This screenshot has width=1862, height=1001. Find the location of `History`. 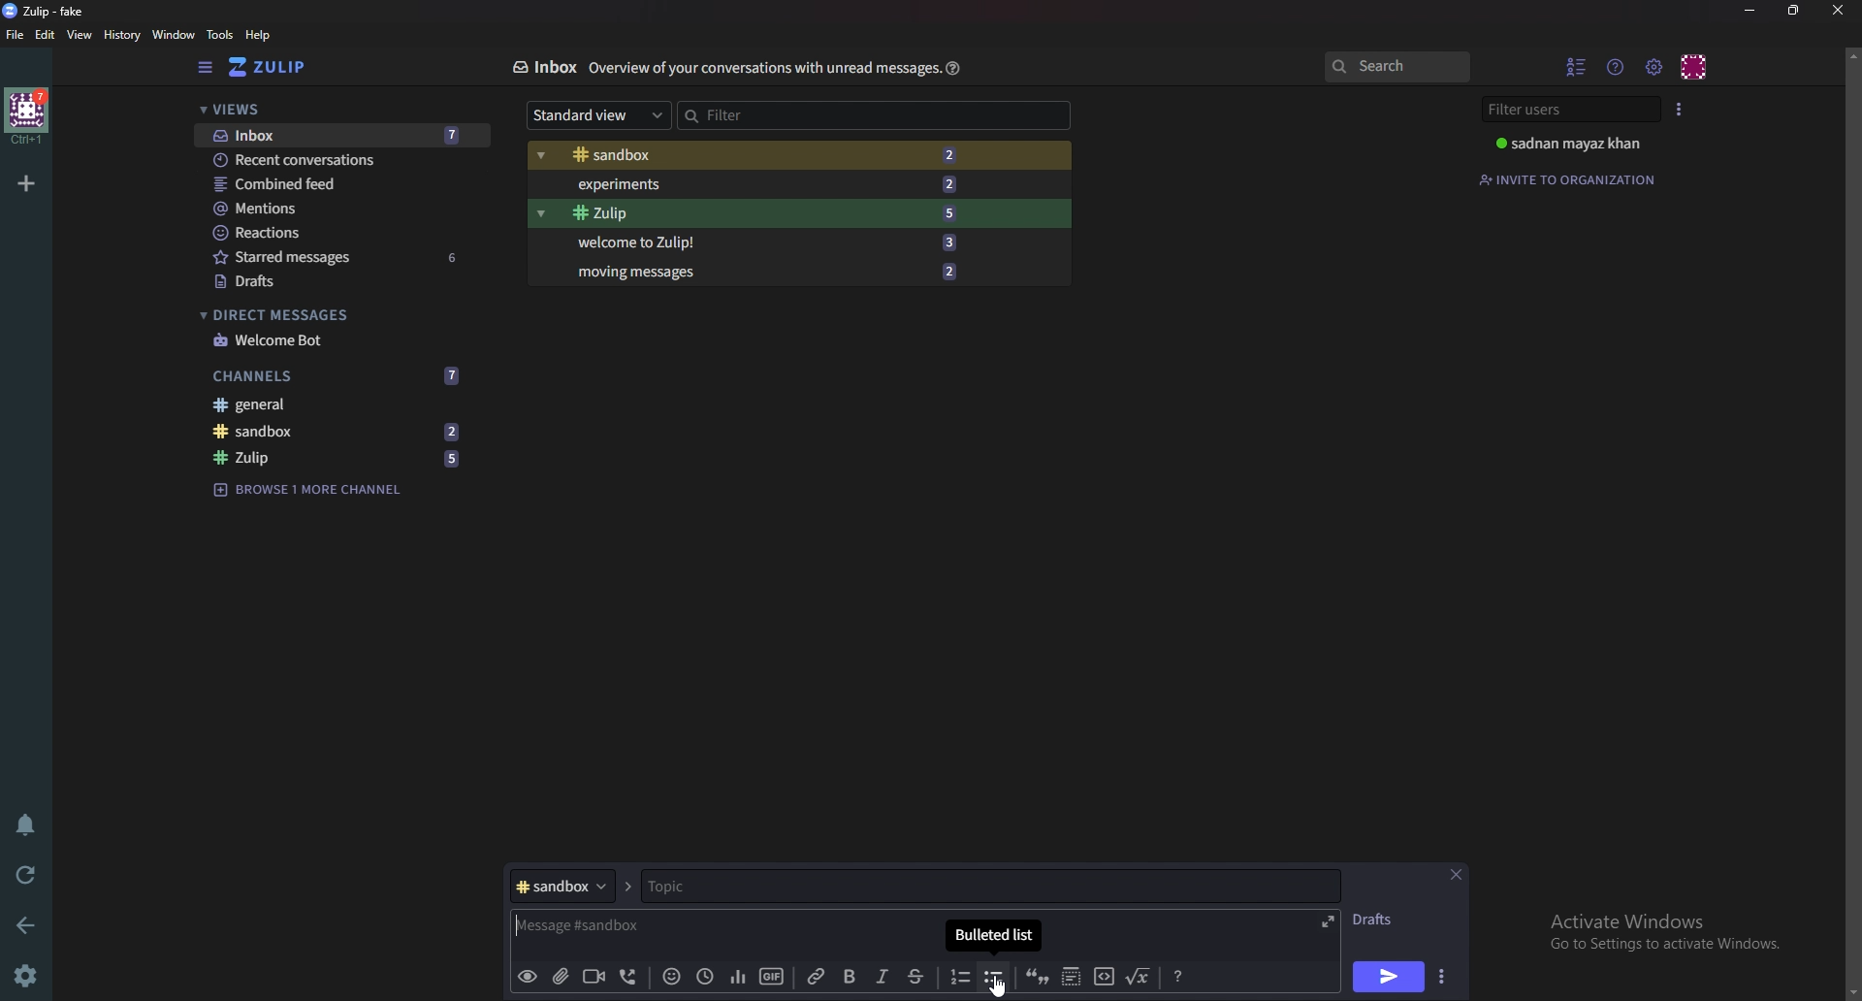

History is located at coordinates (124, 35).